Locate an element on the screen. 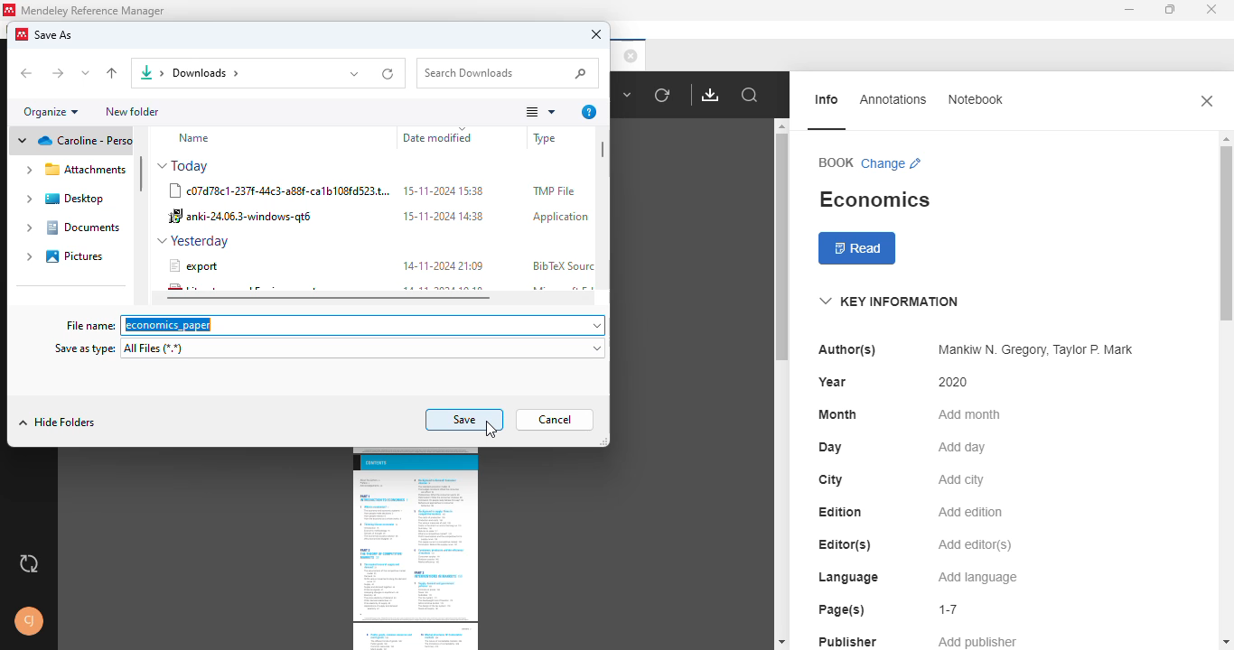  read is located at coordinates (858, 249).